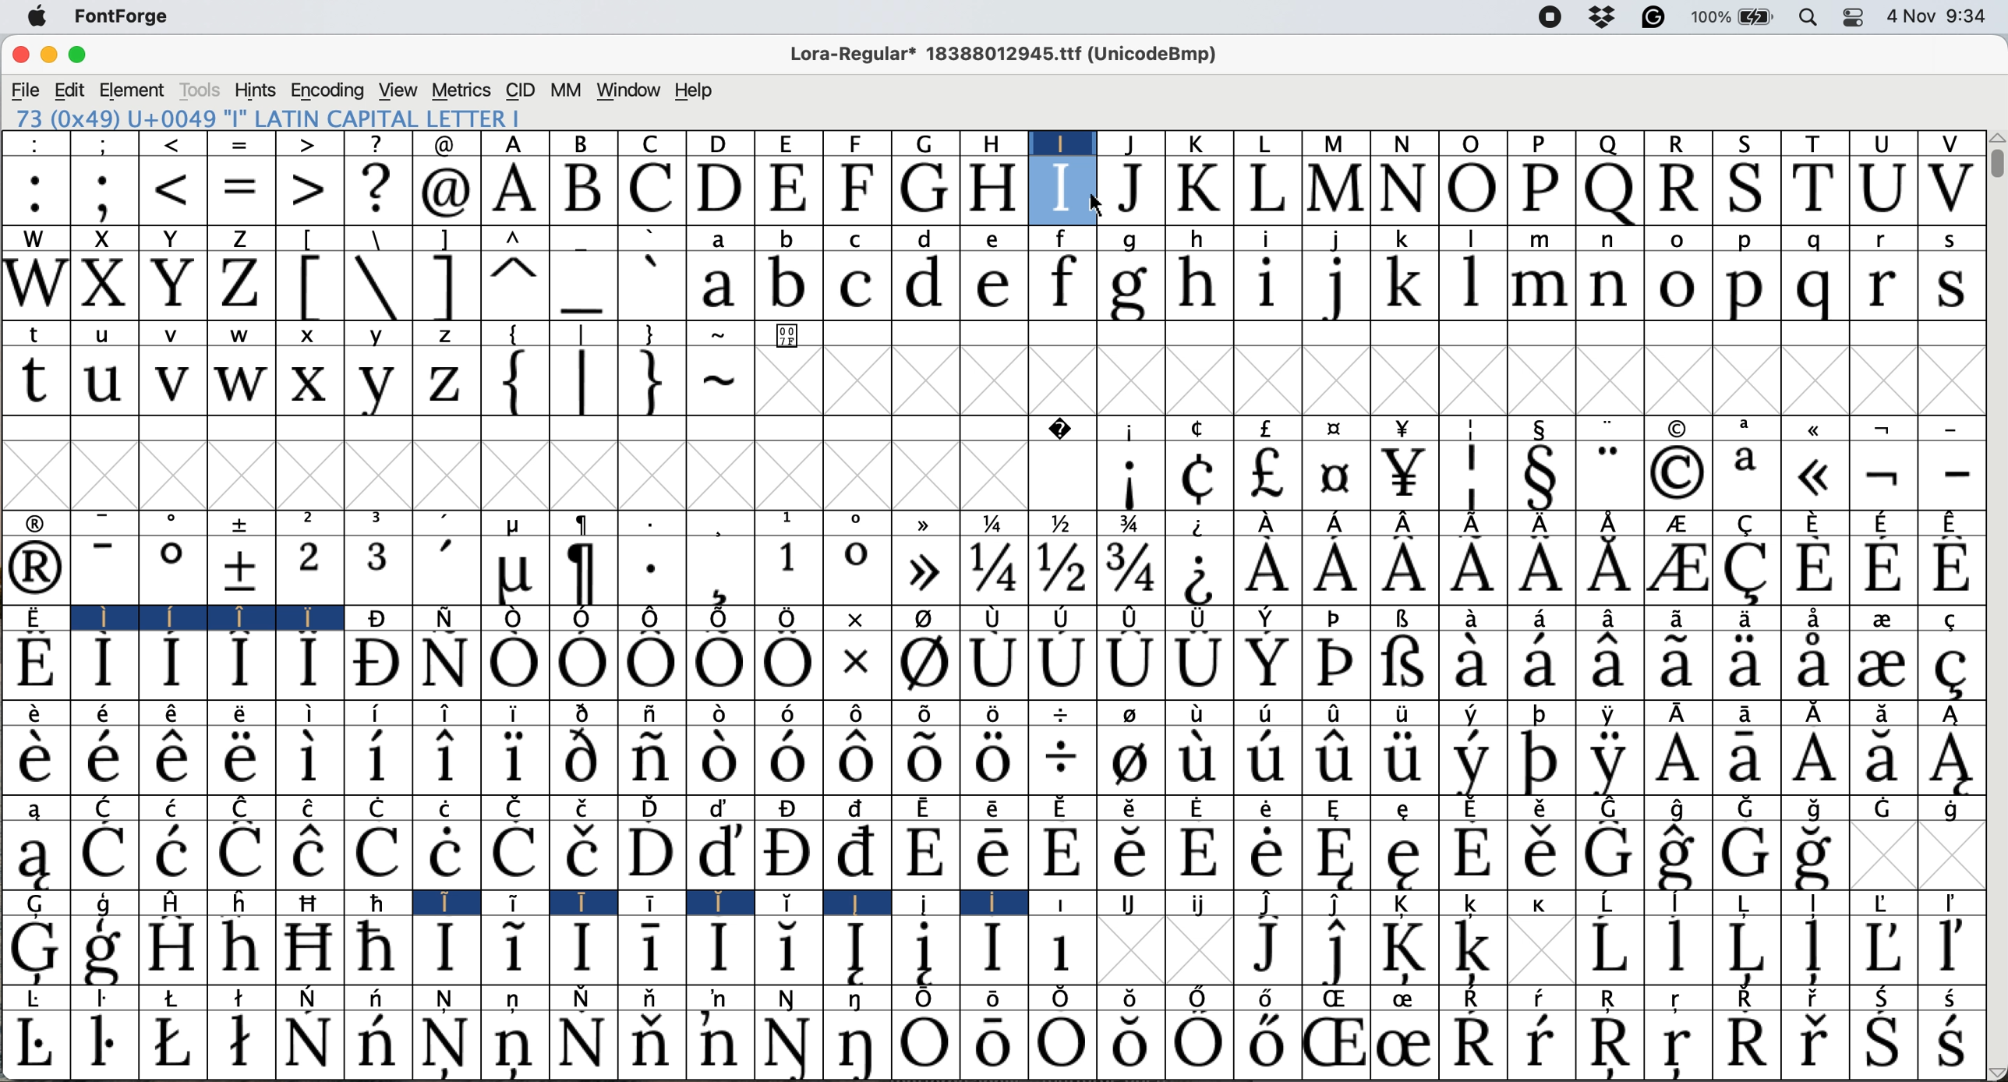  What do you see at coordinates (384, 807) in the screenshot?
I see `Symbol` at bounding box center [384, 807].